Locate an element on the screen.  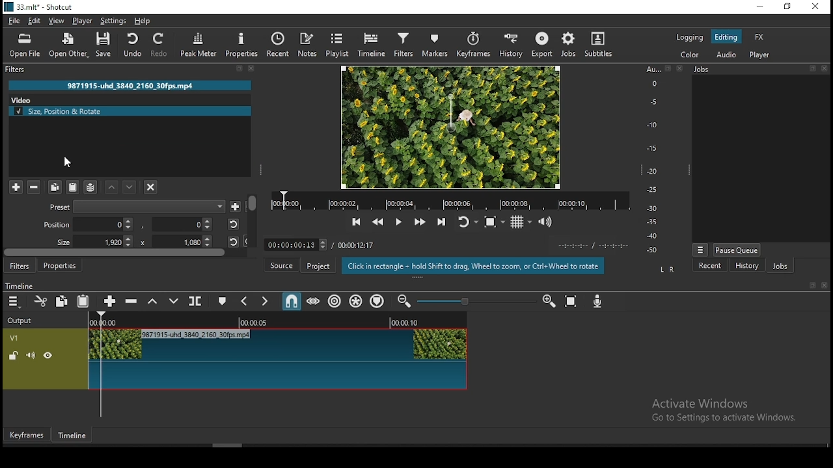
settings is located at coordinates (113, 19).